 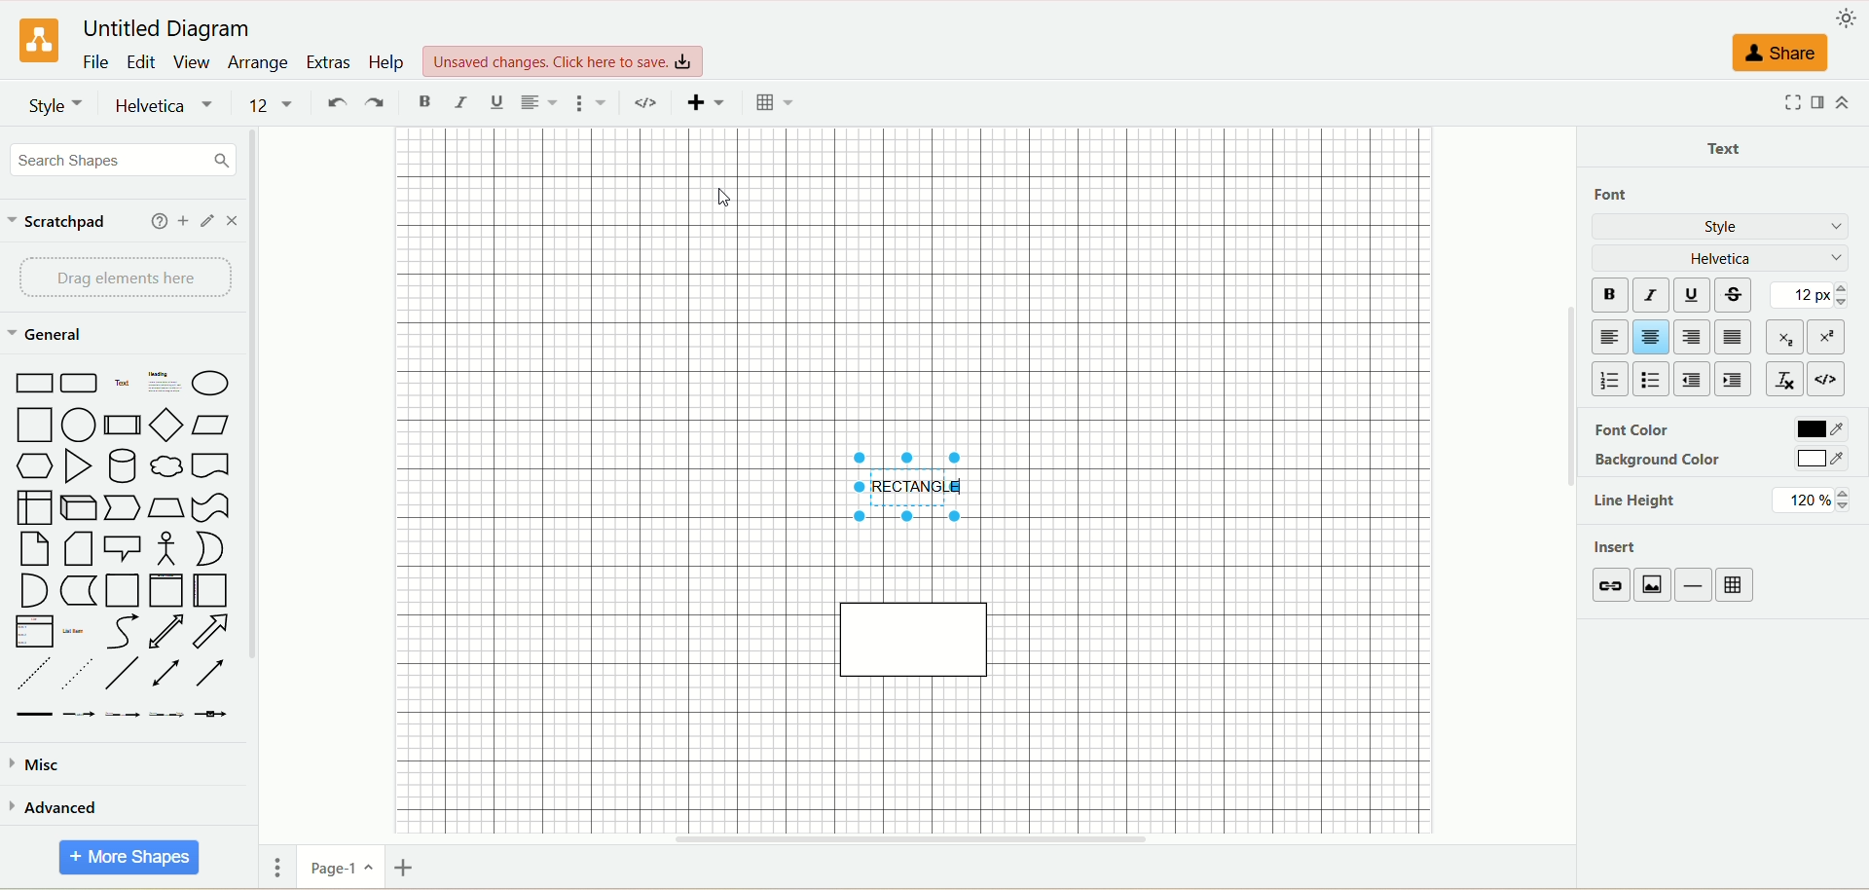 I want to click on curve arrow, so click(x=119, y=632).